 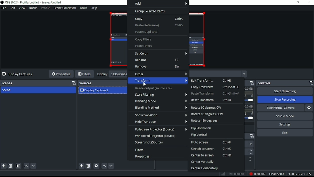 I want to click on Properties, so click(x=143, y=157).